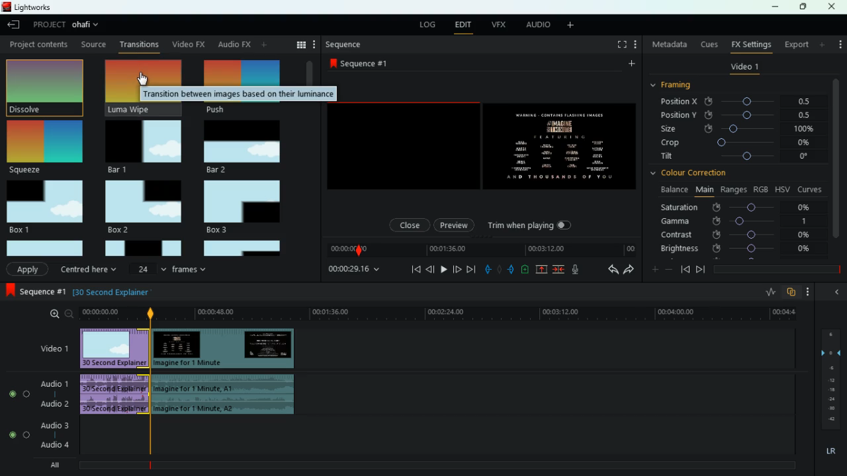 Image resolution: width=847 pixels, height=476 pixels. I want to click on pull, so click(488, 270).